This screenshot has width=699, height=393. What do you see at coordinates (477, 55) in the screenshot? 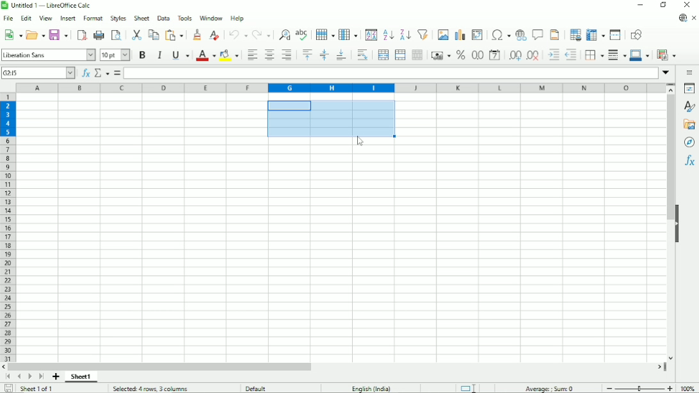
I see `format as number` at bounding box center [477, 55].